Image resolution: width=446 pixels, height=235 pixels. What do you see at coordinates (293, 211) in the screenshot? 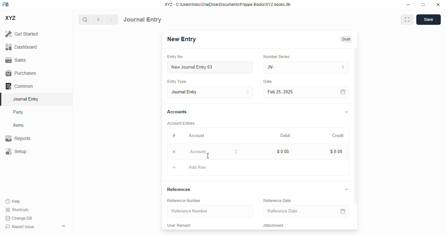
I see `reference date` at bounding box center [293, 211].